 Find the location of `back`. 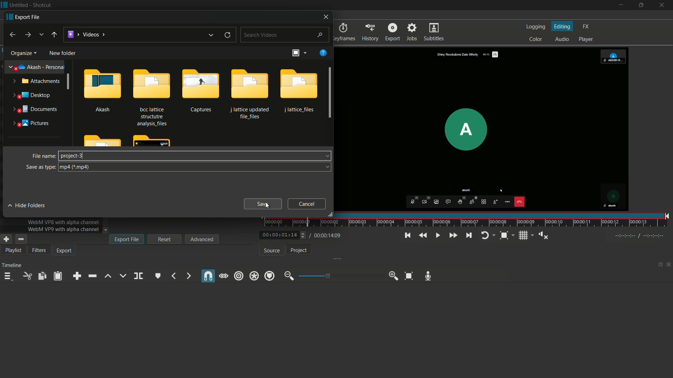

back is located at coordinates (11, 35).